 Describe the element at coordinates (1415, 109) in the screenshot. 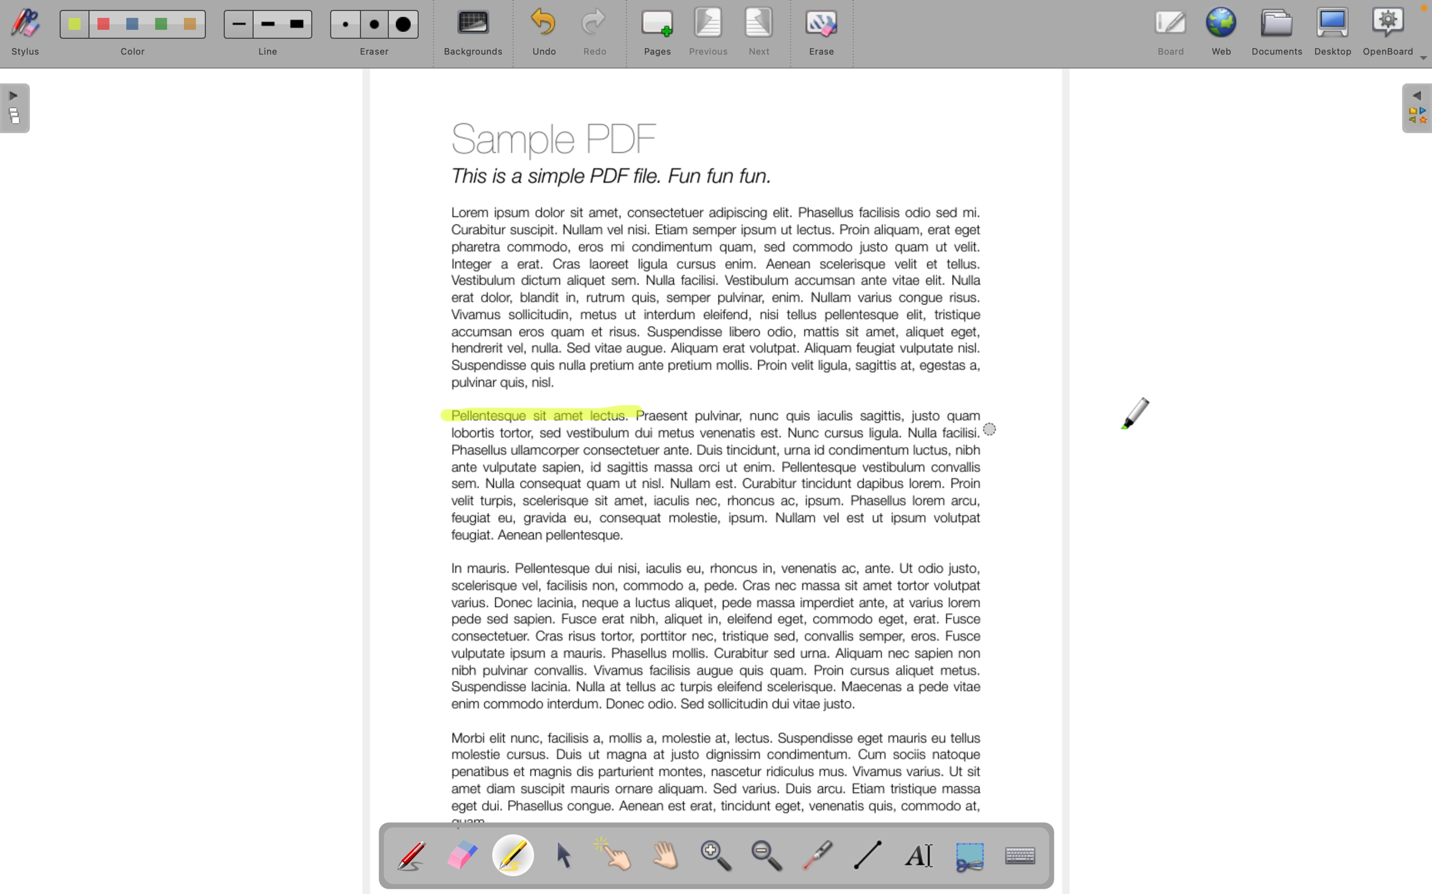

I see `sidebar` at that location.